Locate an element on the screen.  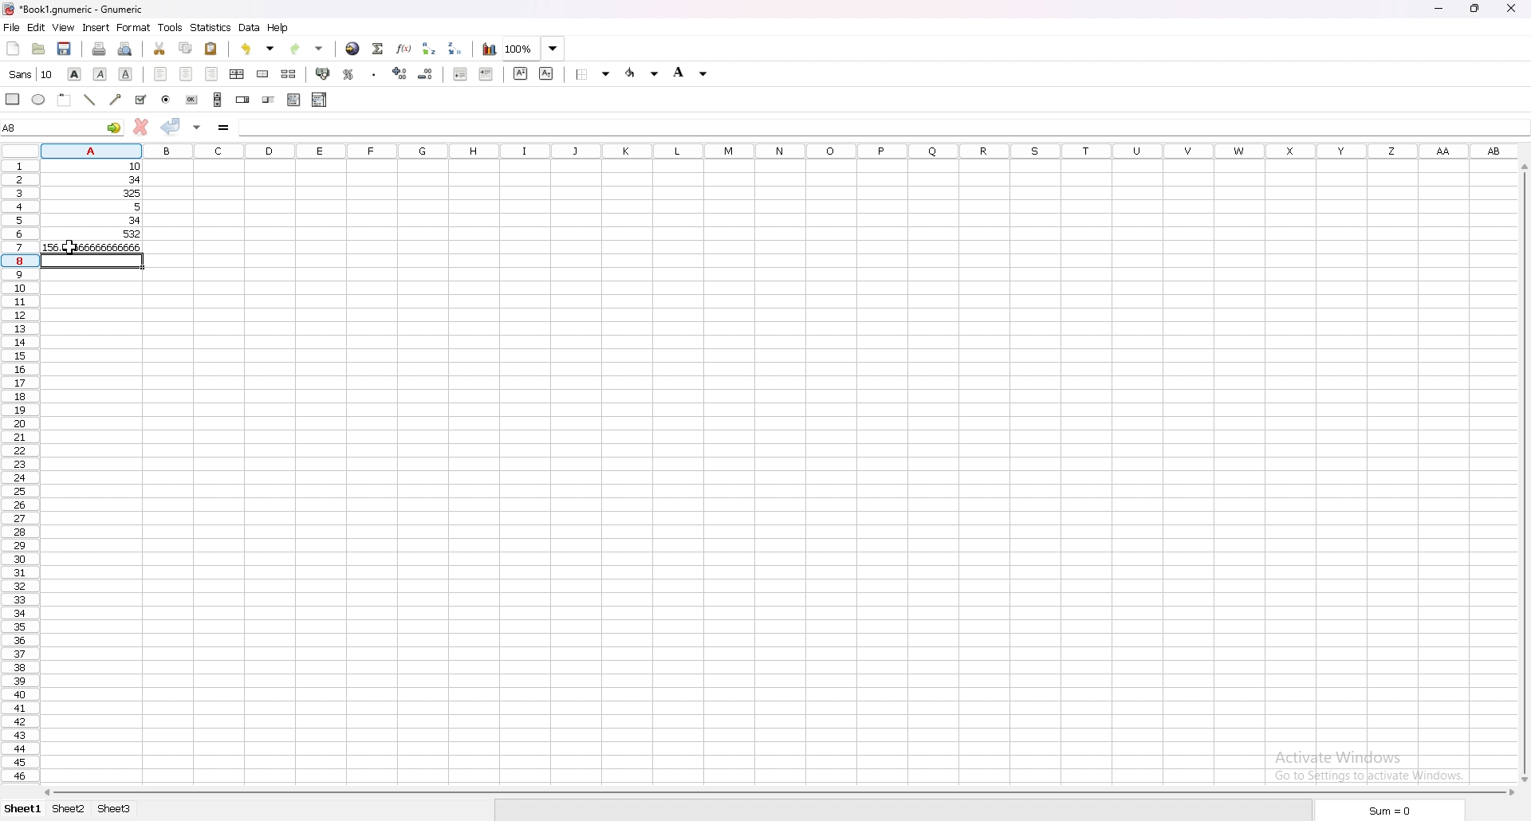
redo is located at coordinates (308, 49).